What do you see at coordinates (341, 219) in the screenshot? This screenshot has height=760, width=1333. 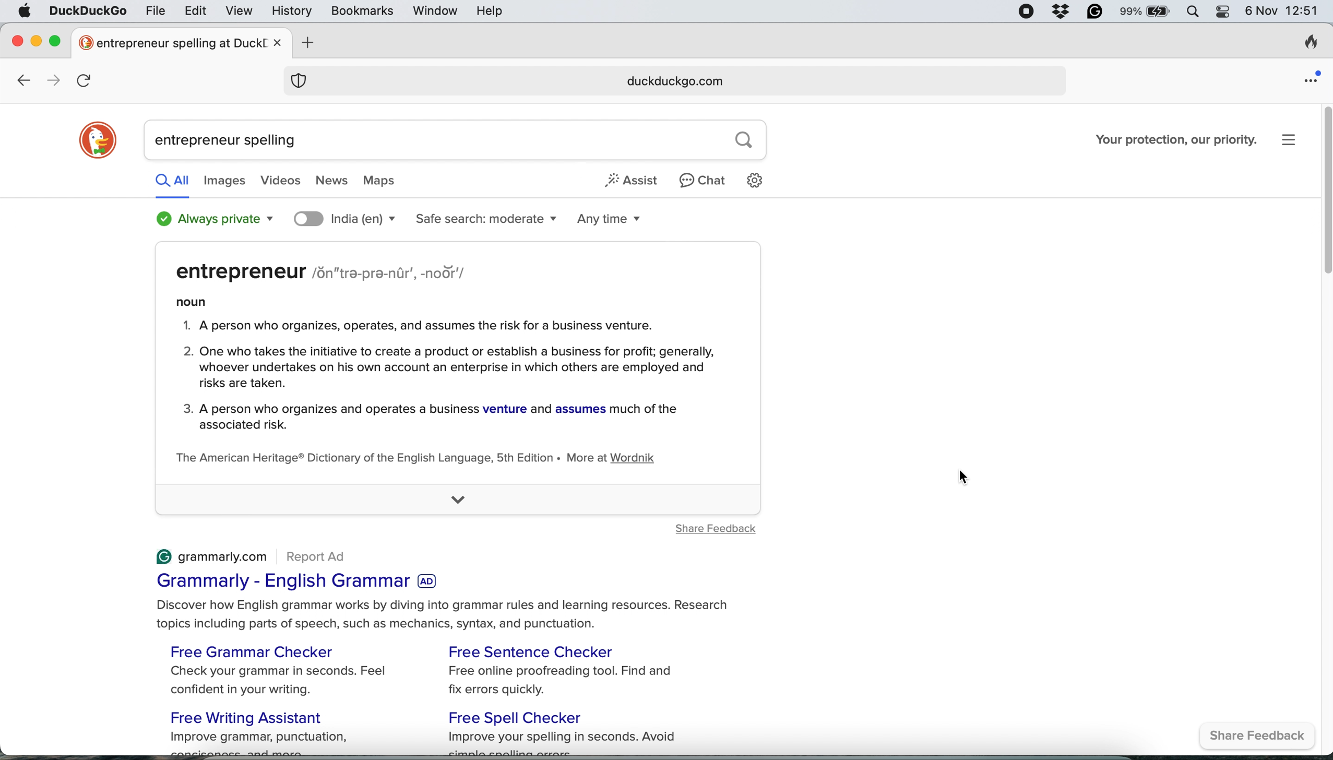 I see `India(en)` at bounding box center [341, 219].